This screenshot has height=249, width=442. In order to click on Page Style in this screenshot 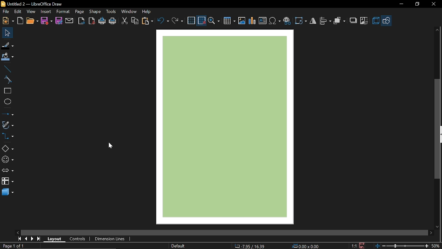, I will do `click(179, 246)`.